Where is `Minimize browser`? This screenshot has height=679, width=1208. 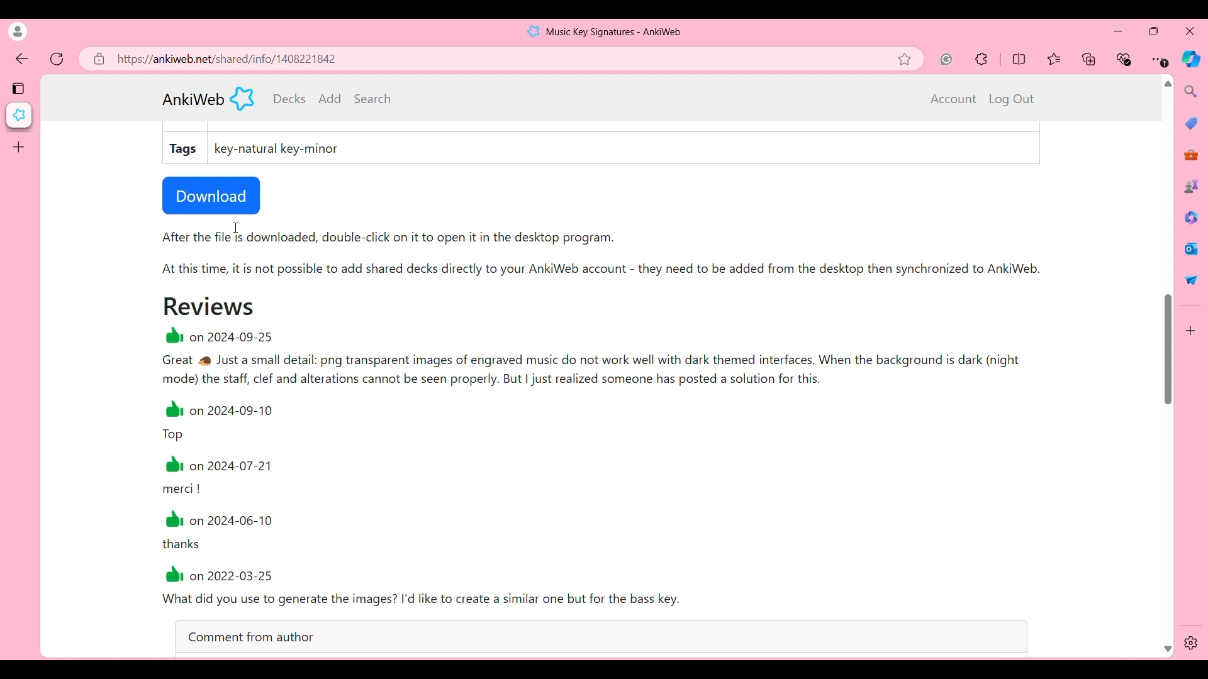 Minimize browser is located at coordinates (1117, 31).